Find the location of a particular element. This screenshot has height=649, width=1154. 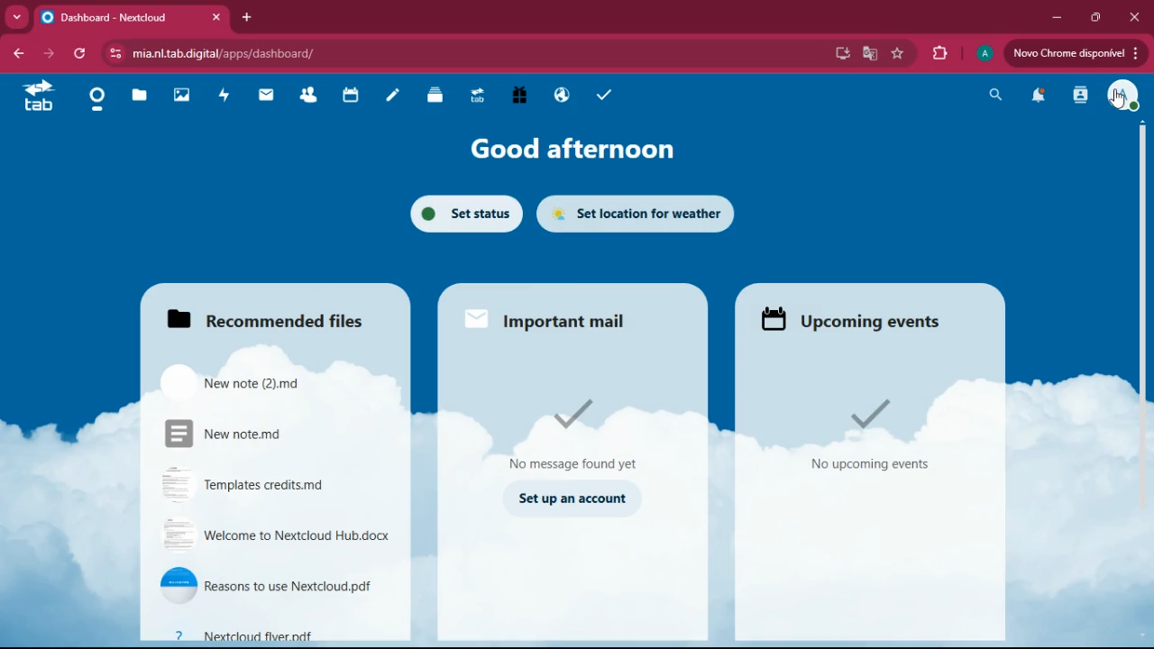

set up is located at coordinates (566, 499).